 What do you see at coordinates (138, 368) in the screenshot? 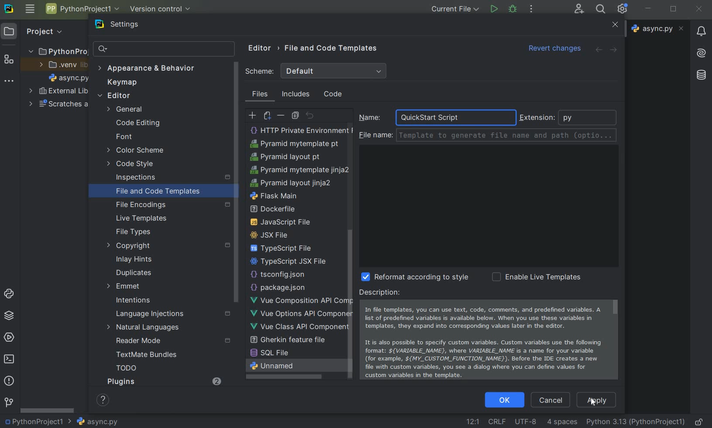
I see `TODO` at bounding box center [138, 368].